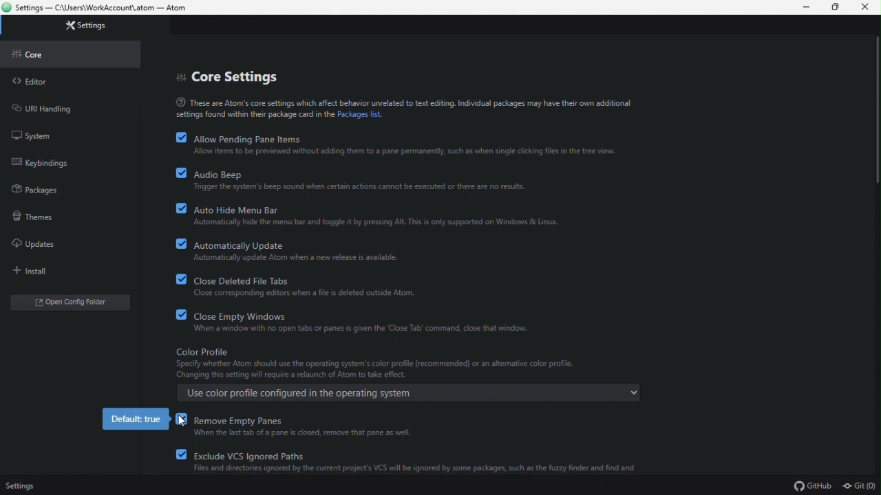  What do you see at coordinates (405, 374) in the screenshot?
I see ` color profile` at bounding box center [405, 374].